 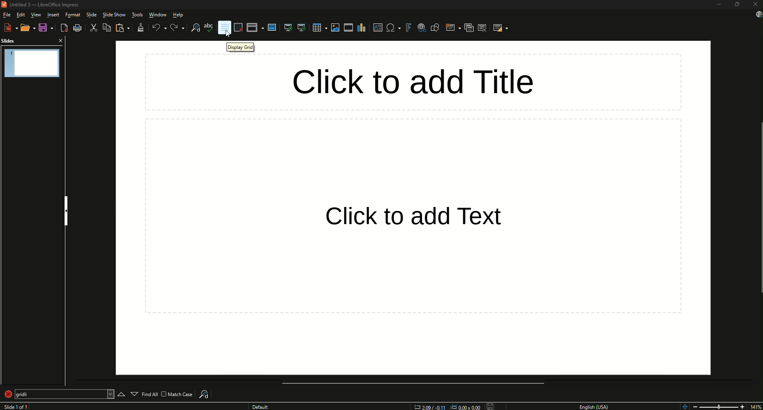 I want to click on 14%, so click(x=755, y=405).